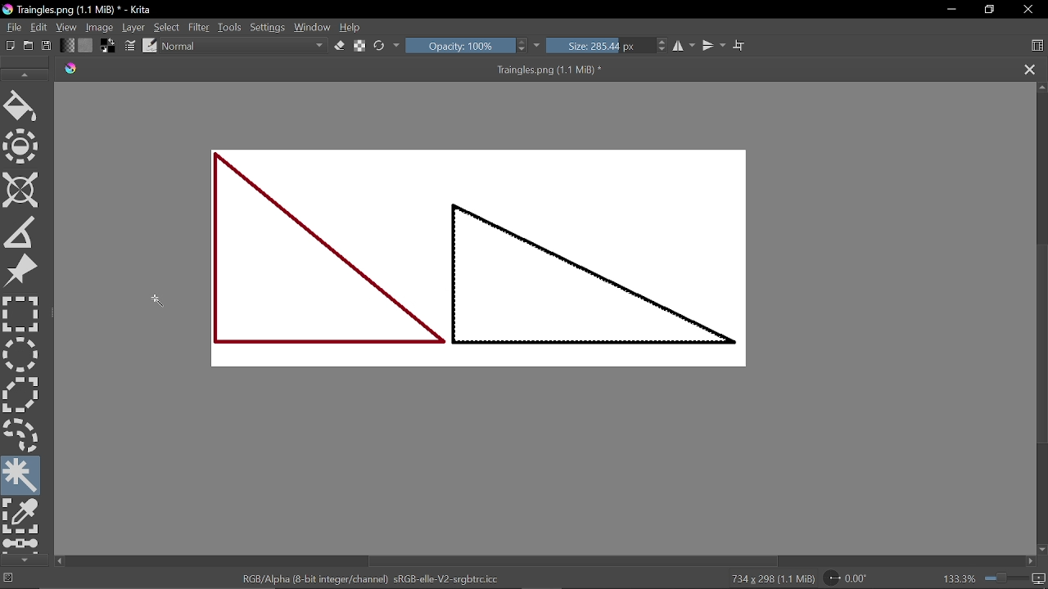 This screenshot has height=589, width=1048. What do you see at coordinates (366, 579) in the screenshot?
I see `RGB` at bounding box center [366, 579].